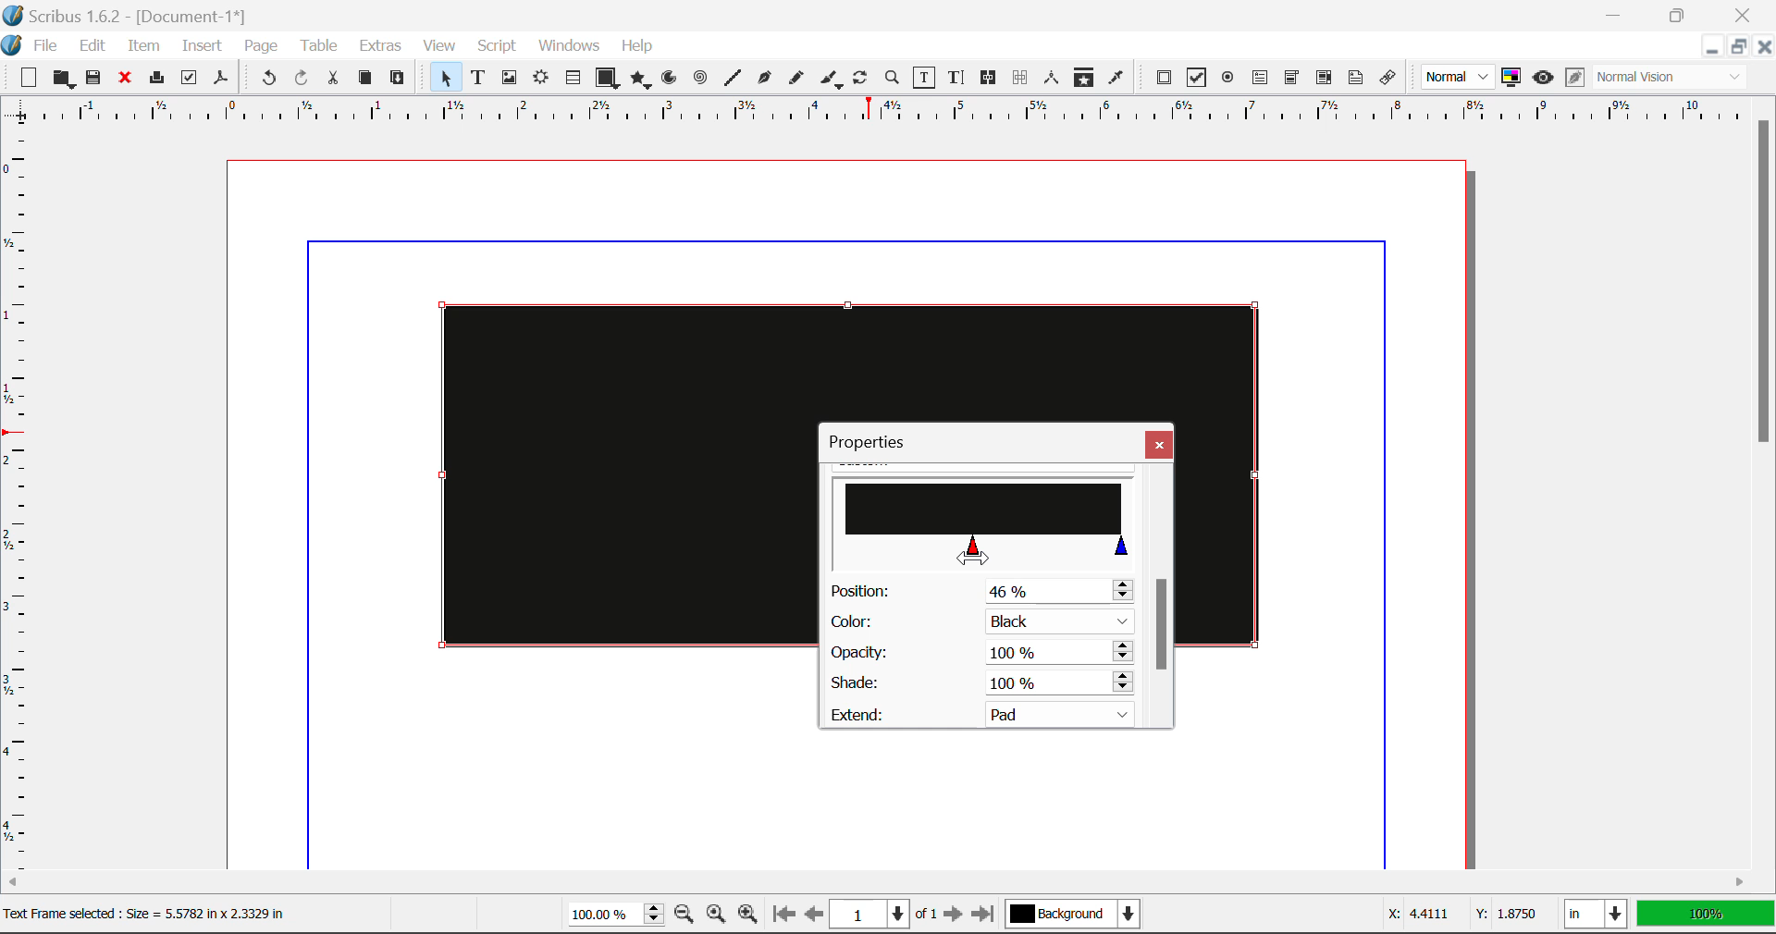 This screenshot has height=934, width=1776. I want to click on Undo, so click(268, 80).